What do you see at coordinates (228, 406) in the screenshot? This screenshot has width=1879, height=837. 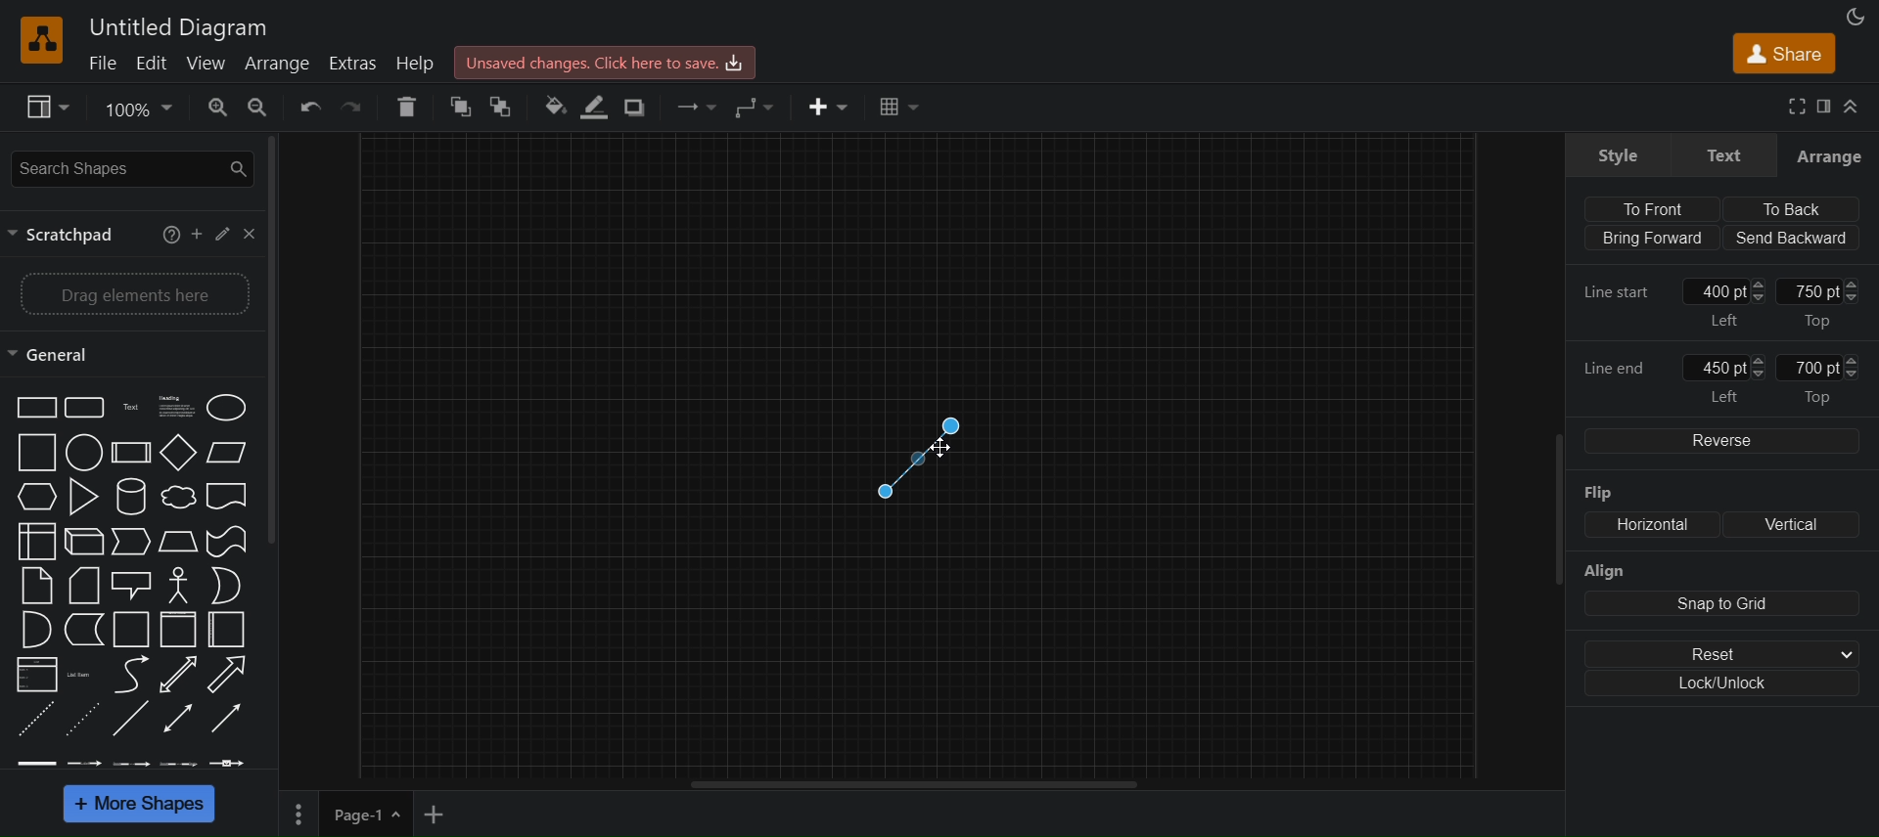 I see `Circle` at bounding box center [228, 406].